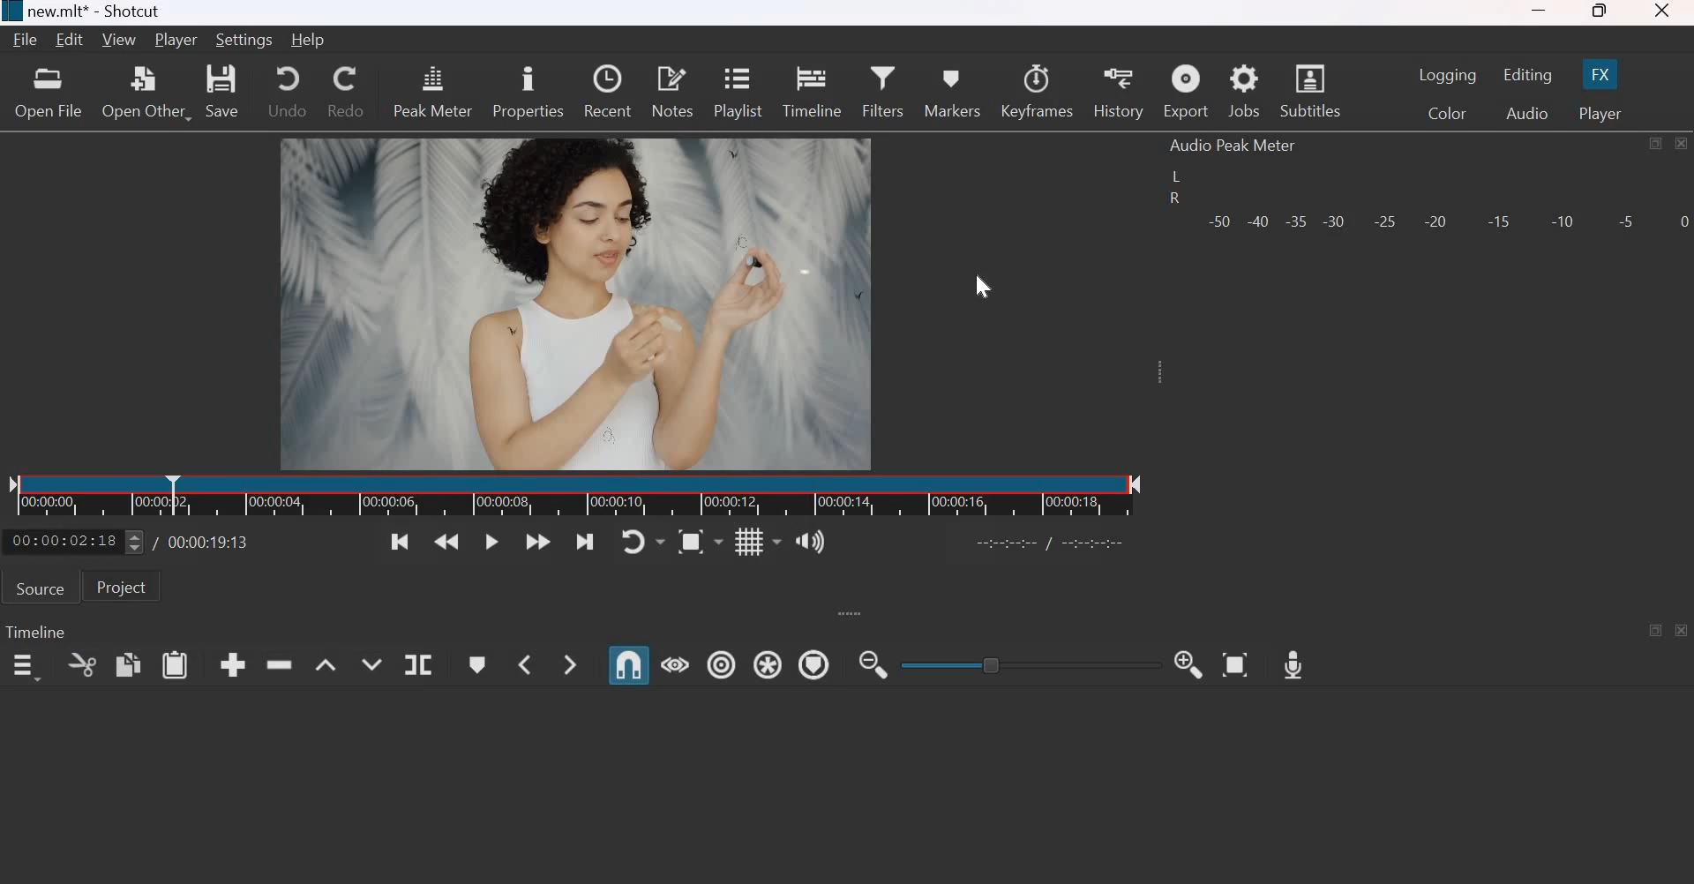 Image resolution: width=1694 pixels, height=884 pixels. I want to click on maximize, so click(1656, 631).